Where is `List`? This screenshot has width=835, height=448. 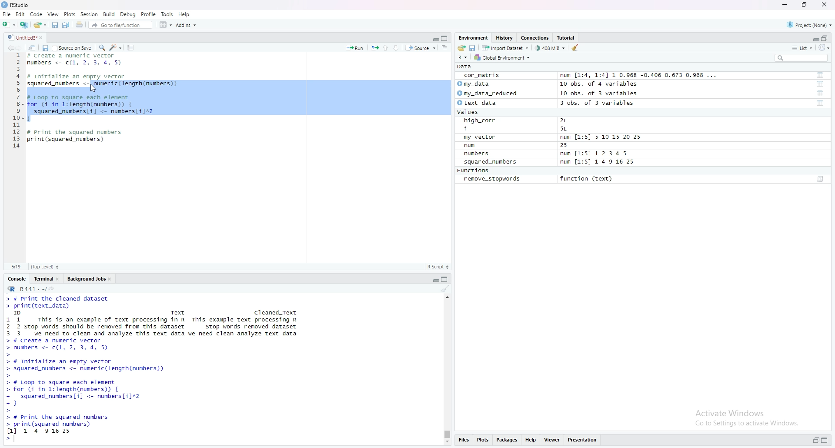
List is located at coordinates (802, 47).